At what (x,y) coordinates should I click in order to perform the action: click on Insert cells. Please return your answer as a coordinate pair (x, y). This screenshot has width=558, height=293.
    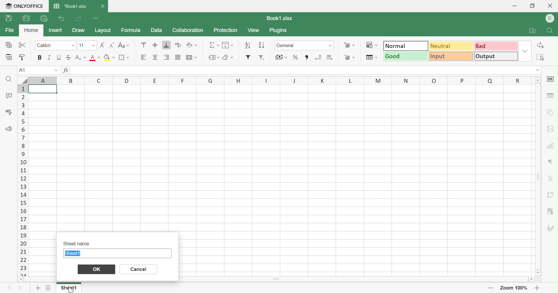
    Looking at the image, I should click on (350, 44).